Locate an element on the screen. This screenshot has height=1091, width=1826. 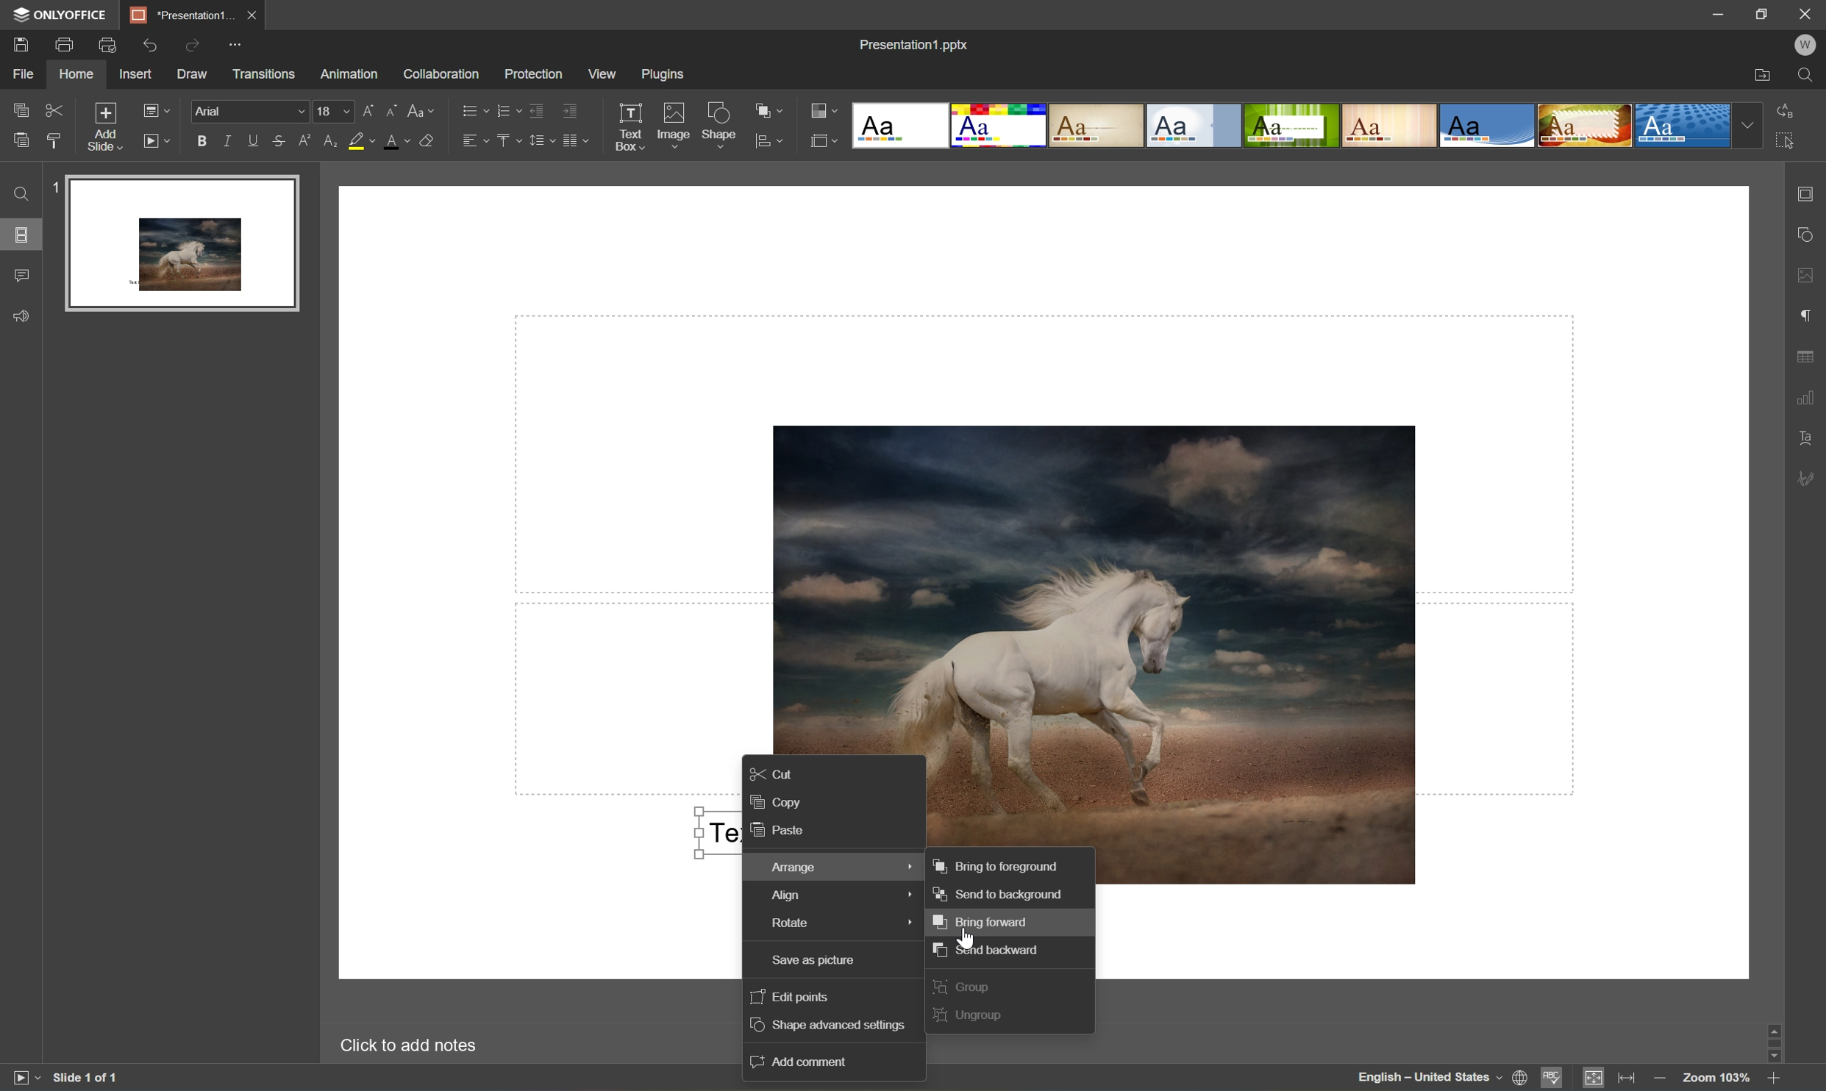
Restore Down is located at coordinates (1762, 12).